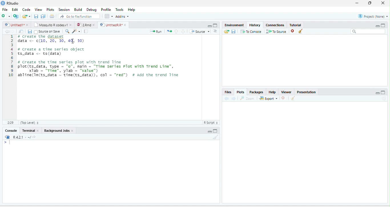 The image size is (390, 207). Describe the element at coordinates (78, 9) in the screenshot. I see `Build` at that location.